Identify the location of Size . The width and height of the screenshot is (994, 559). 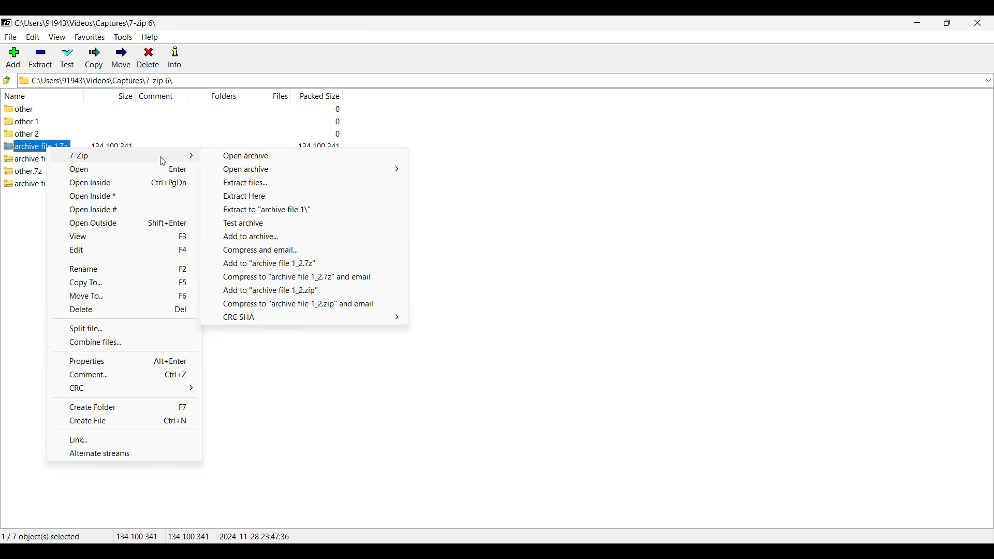
(118, 96).